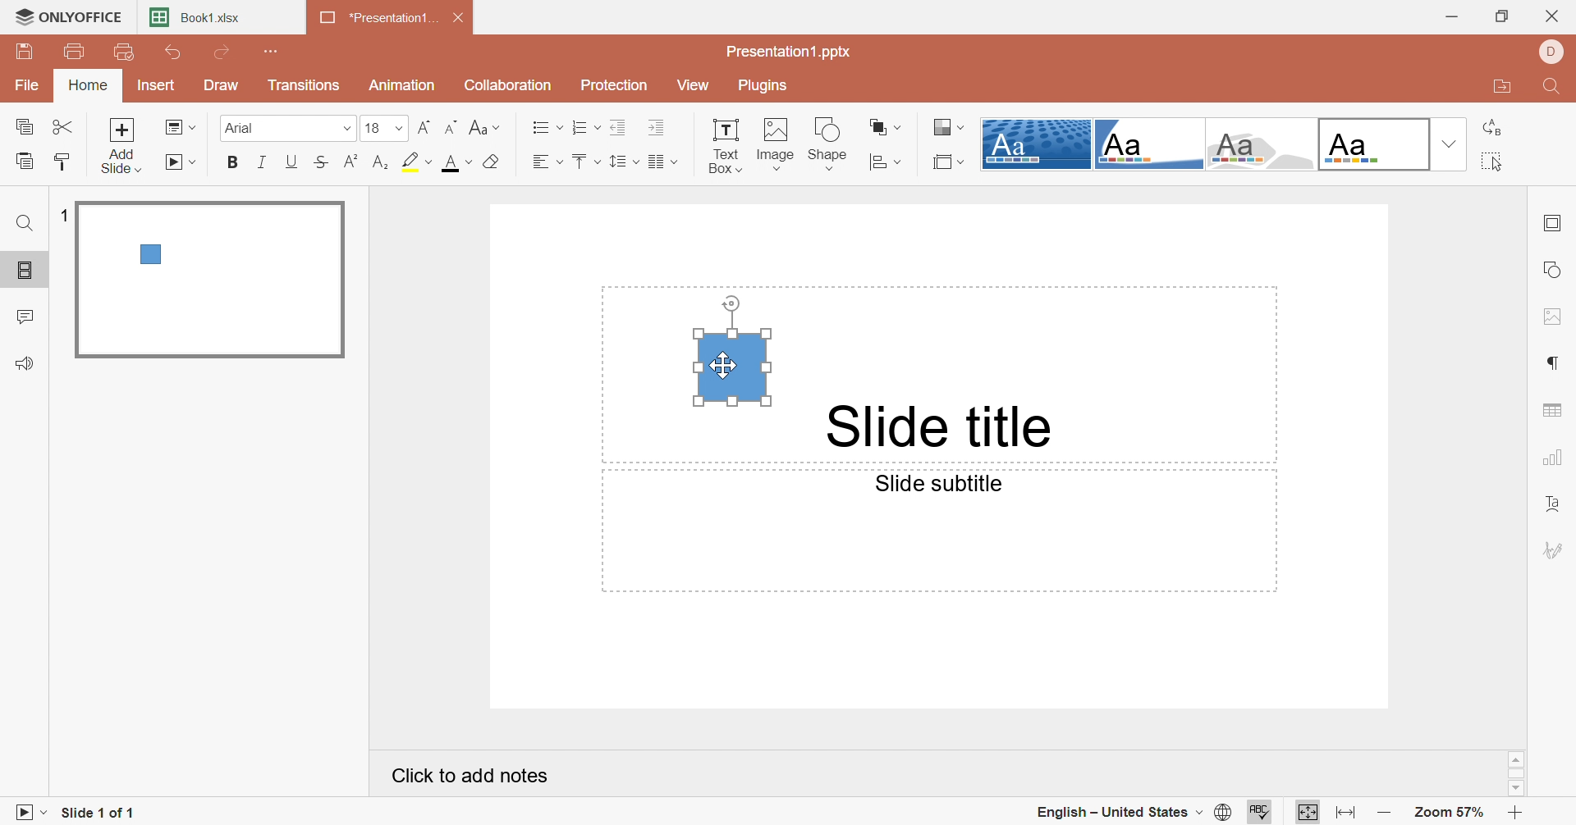 The width and height of the screenshot is (1576, 825). I want to click on English - United States, so click(1116, 814).